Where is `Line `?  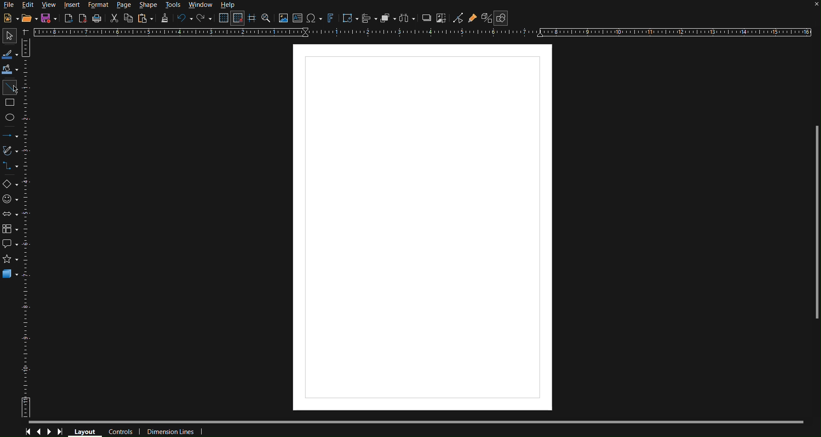
Line  is located at coordinates (10, 87).